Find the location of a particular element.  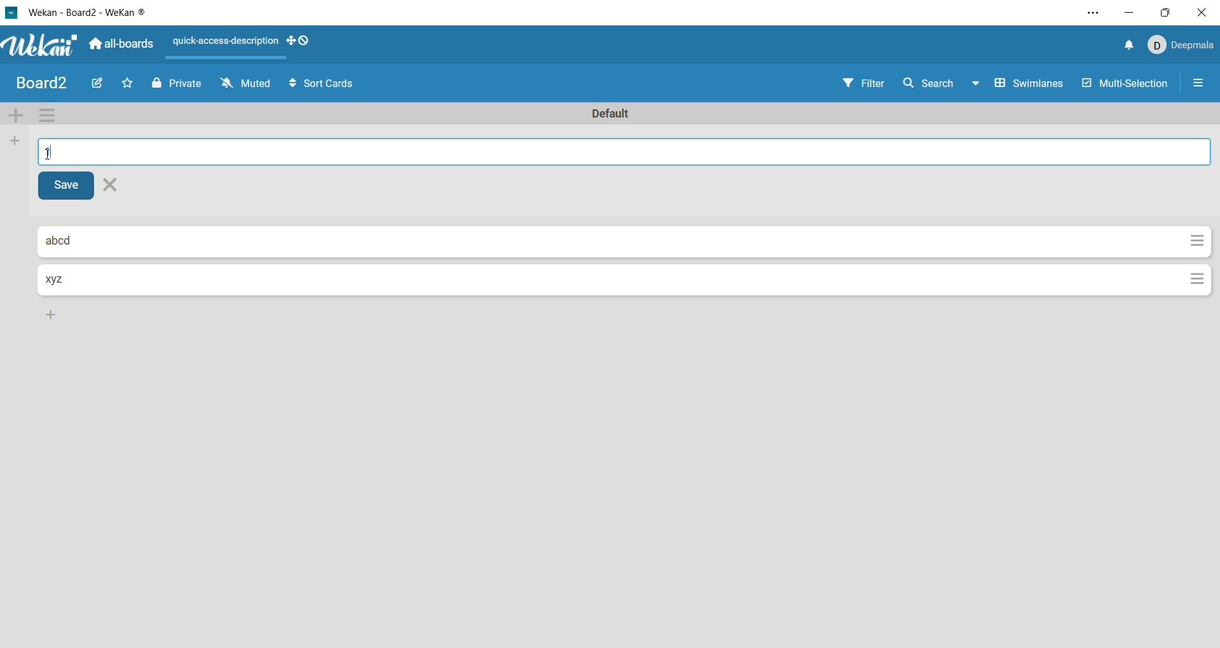

wekan-wekan is located at coordinates (93, 14).